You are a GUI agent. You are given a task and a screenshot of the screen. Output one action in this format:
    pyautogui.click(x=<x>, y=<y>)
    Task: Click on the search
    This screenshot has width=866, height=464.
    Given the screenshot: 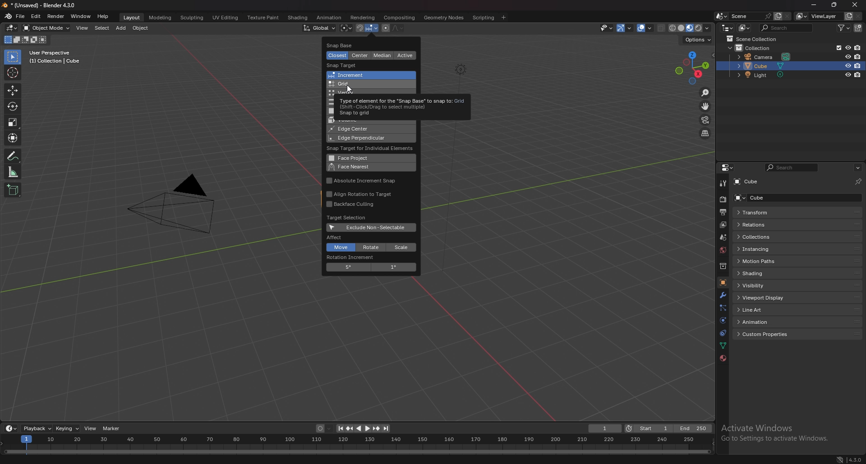 What is the action you would take?
    pyautogui.click(x=787, y=27)
    